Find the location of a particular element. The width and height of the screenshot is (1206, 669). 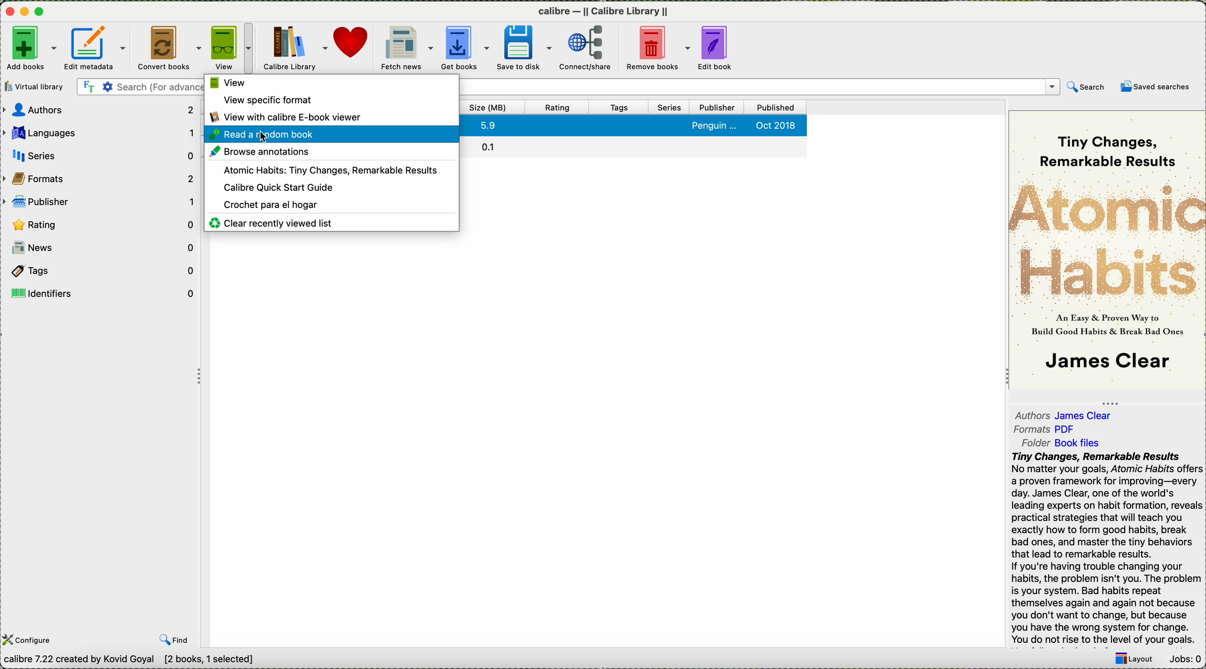

saved searches is located at coordinates (1155, 87).